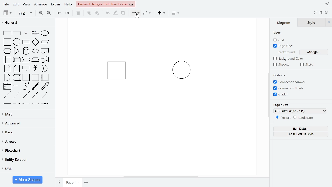  Describe the element at coordinates (59, 182) in the screenshot. I see `pages` at that location.